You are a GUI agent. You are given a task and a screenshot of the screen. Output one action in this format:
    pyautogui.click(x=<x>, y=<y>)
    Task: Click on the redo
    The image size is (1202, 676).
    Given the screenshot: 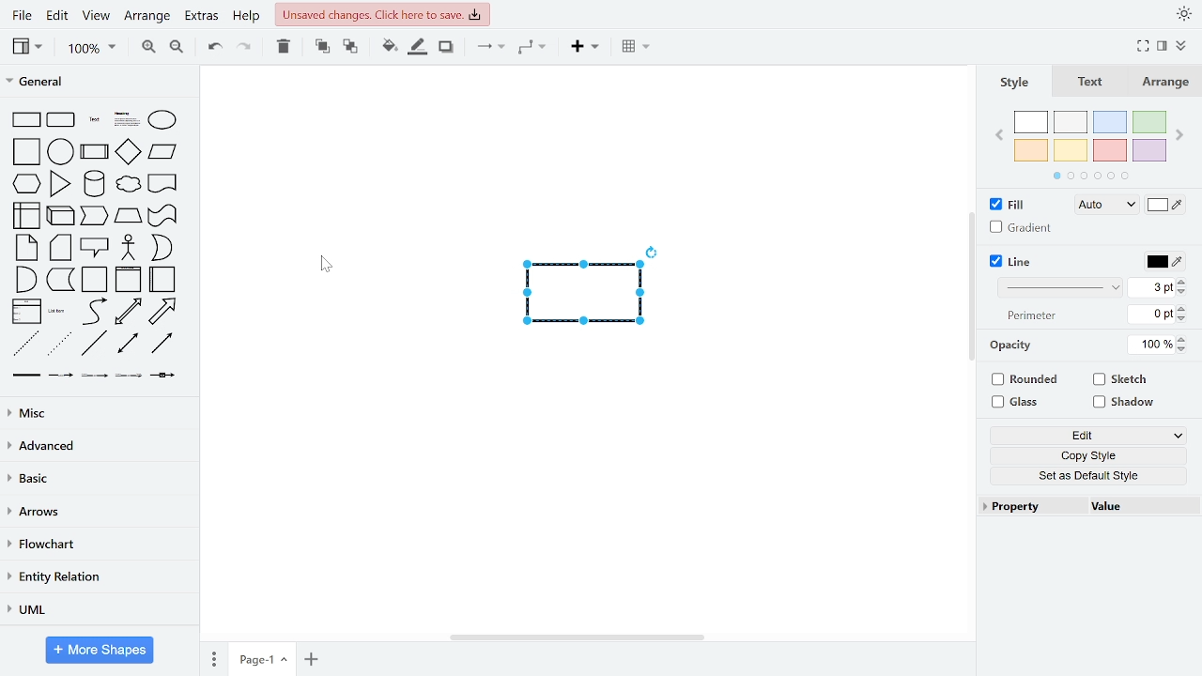 What is the action you would take?
    pyautogui.click(x=246, y=50)
    